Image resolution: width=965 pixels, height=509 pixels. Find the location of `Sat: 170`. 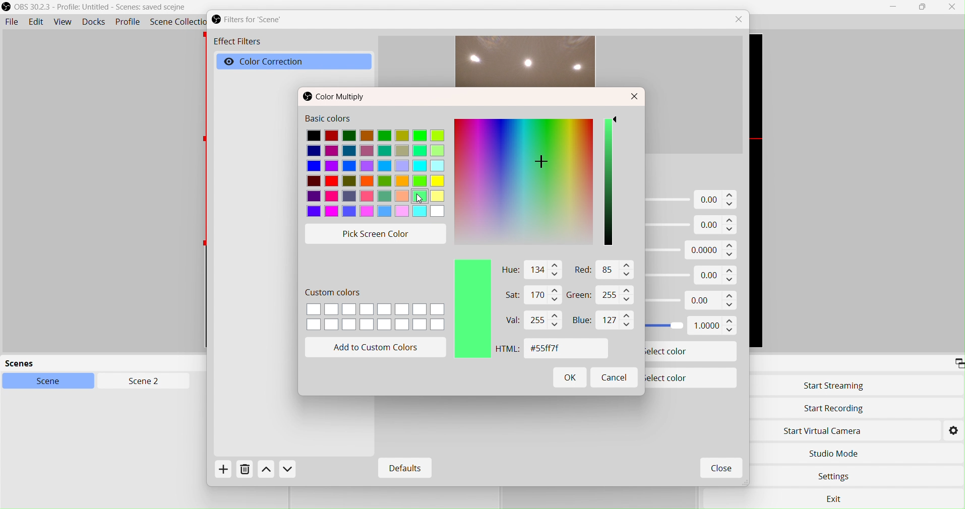

Sat: 170 is located at coordinates (526, 295).